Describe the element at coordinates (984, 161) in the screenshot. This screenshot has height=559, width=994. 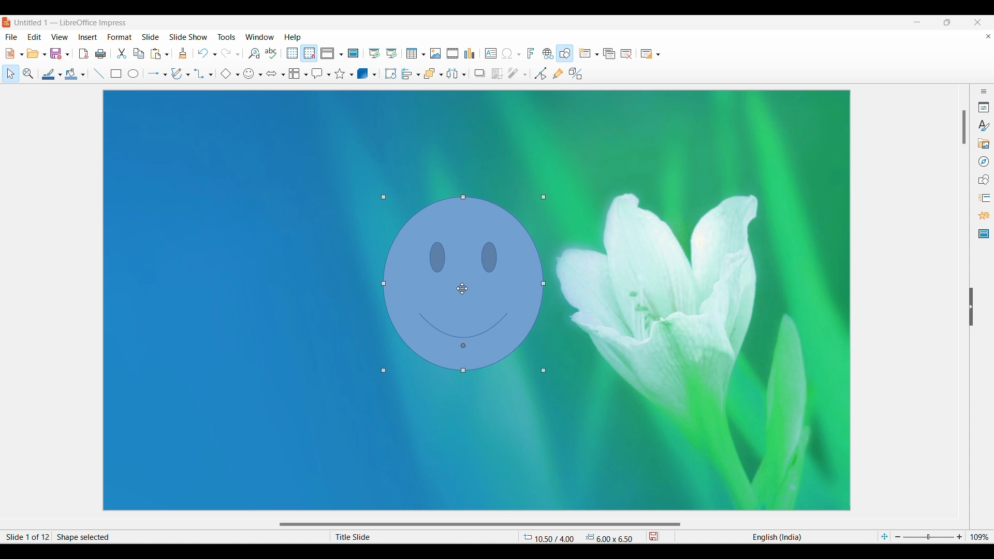
I see `Navigator` at that location.